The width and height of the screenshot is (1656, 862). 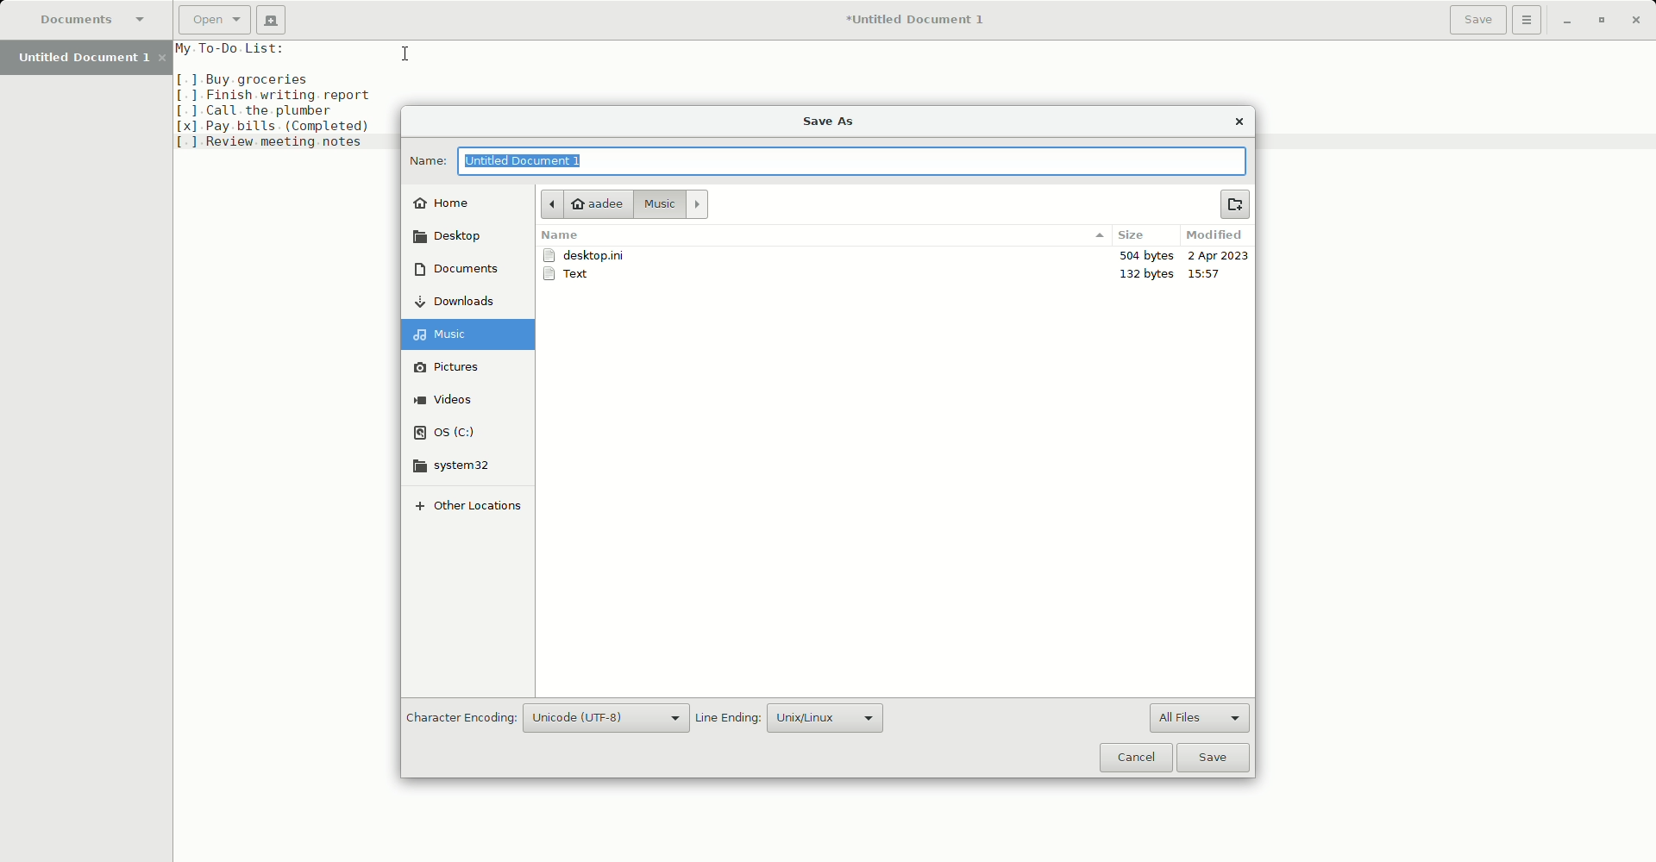 What do you see at coordinates (1135, 758) in the screenshot?
I see `Cancel` at bounding box center [1135, 758].